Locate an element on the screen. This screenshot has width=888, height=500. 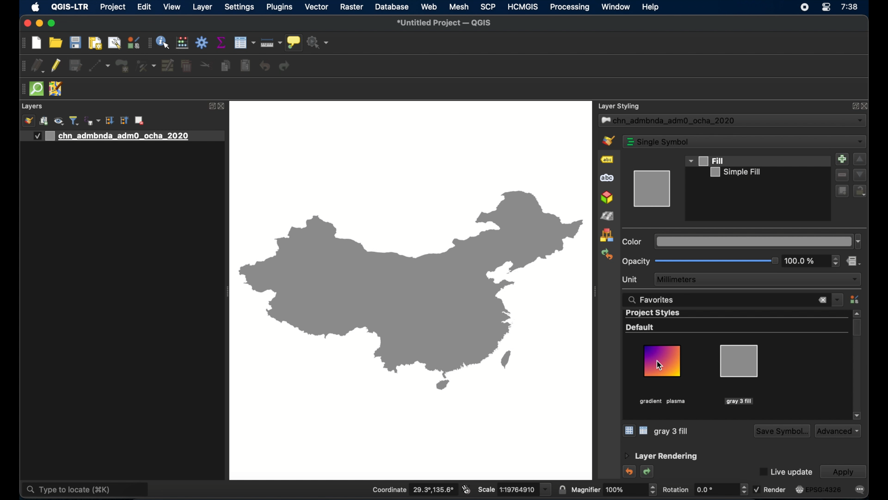
toggle mouse extents and display position is located at coordinates (467, 489).